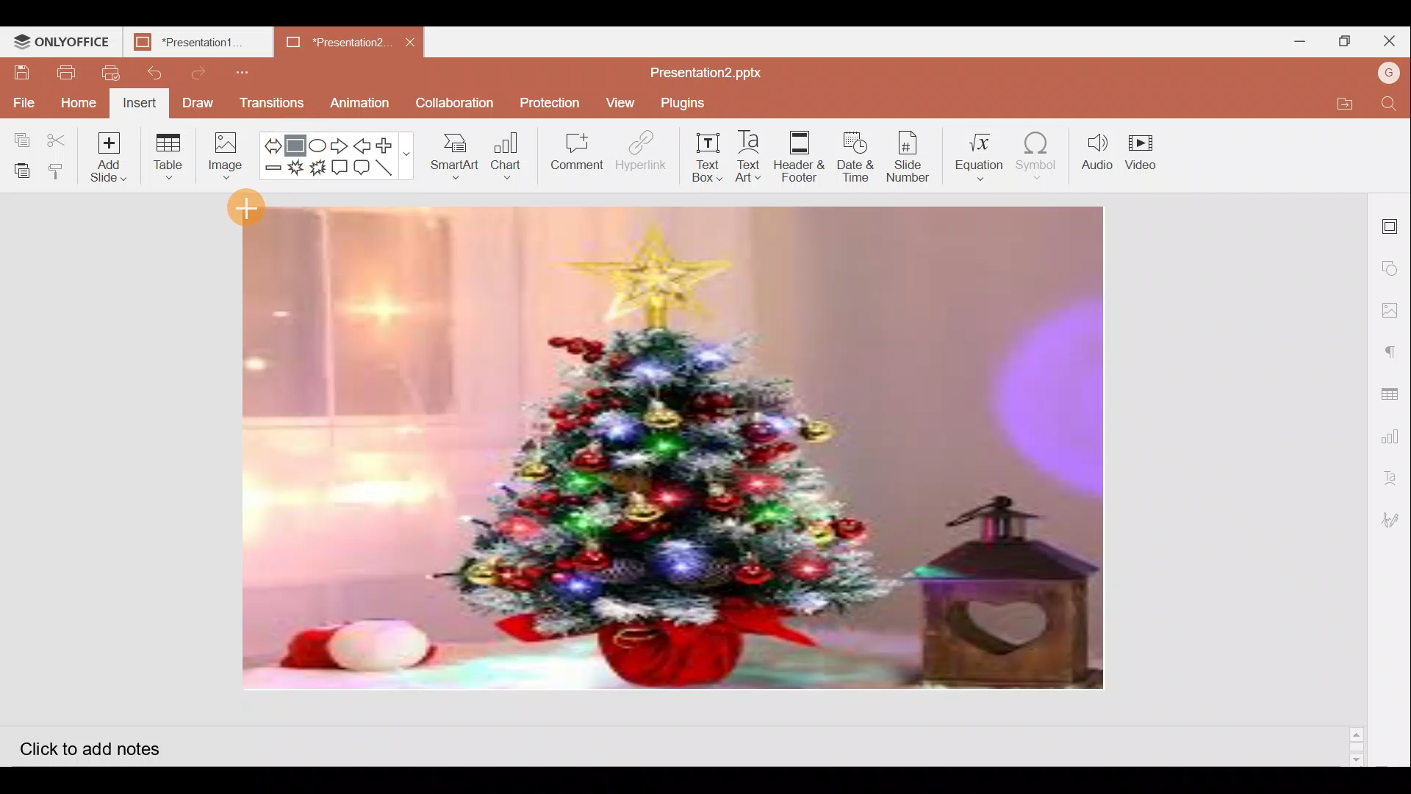  I want to click on Equation, so click(979, 154).